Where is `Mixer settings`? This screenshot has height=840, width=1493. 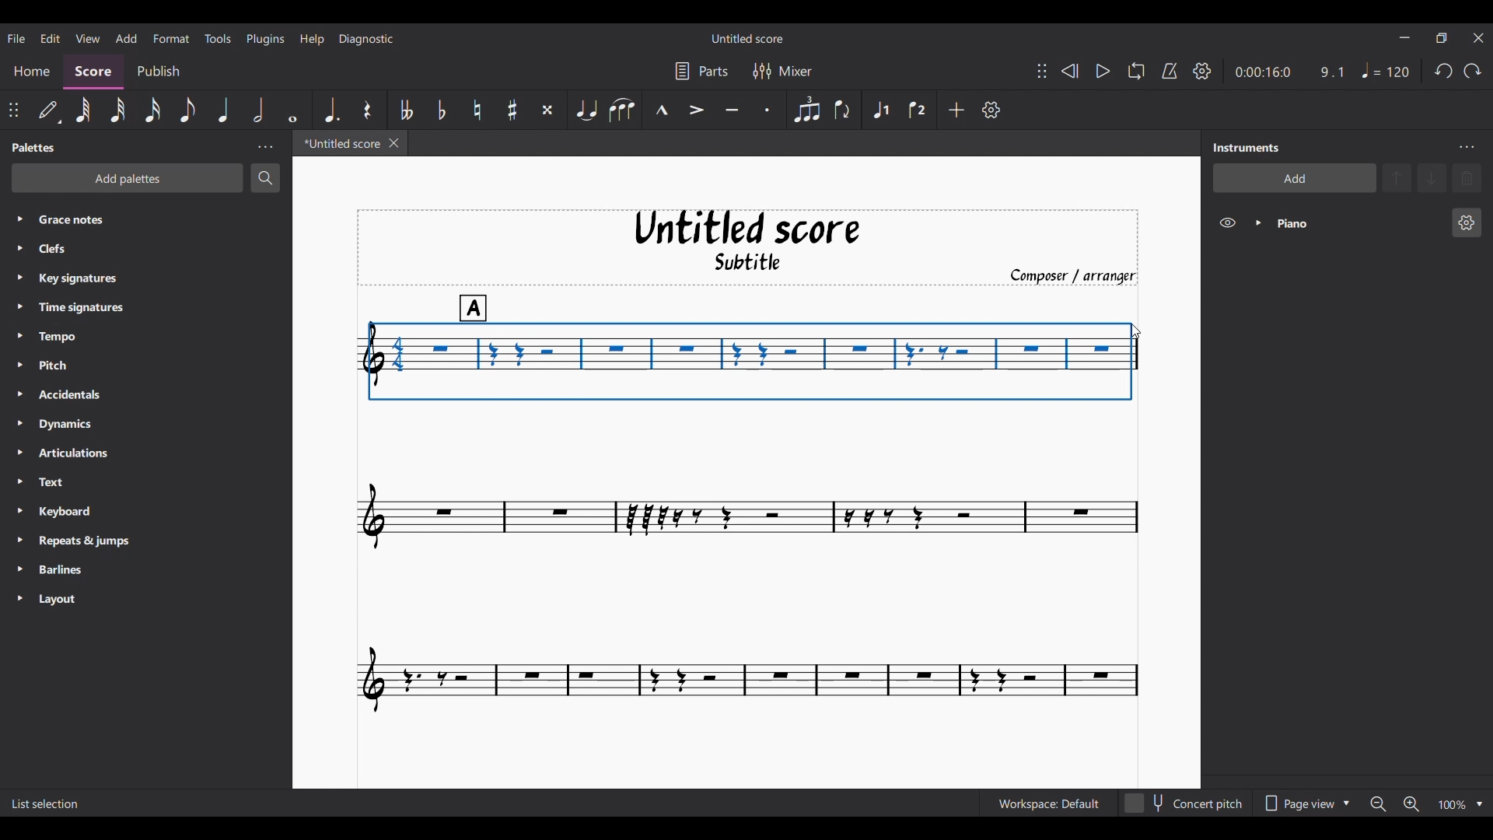
Mixer settings is located at coordinates (782, 71).